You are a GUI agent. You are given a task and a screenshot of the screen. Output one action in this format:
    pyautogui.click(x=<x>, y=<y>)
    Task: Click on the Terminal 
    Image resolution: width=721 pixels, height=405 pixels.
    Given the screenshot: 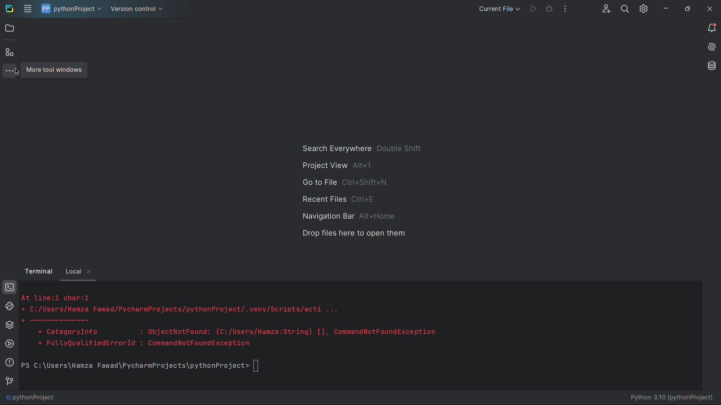 What is the action you would take?
    pyautogui.click(x=37, y=271)
    